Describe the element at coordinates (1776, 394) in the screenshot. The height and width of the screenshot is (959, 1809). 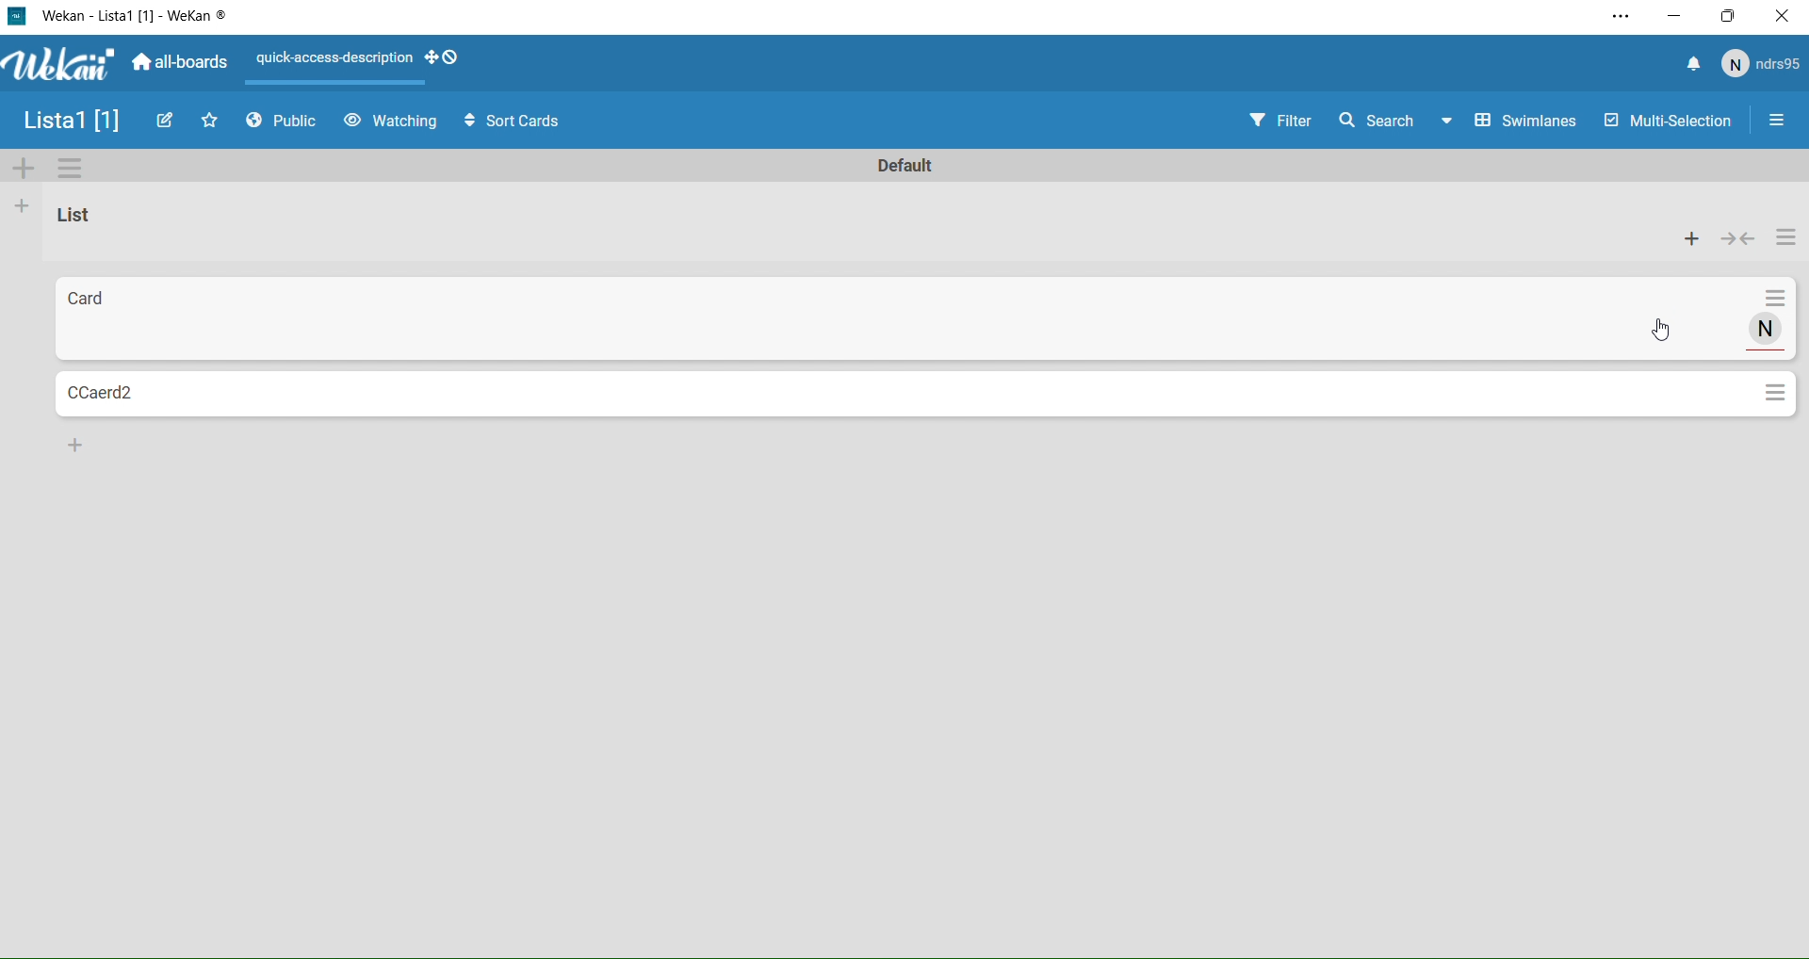
I see `actions` at that location.